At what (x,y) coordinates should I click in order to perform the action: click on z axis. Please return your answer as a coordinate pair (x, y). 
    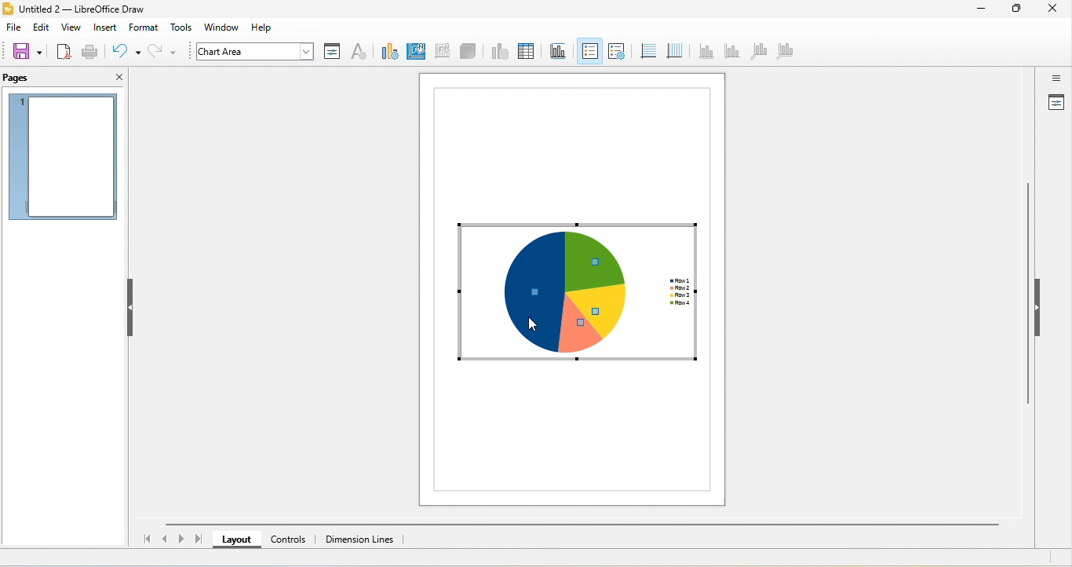
    Looking at the image, I should click on (757, 51).